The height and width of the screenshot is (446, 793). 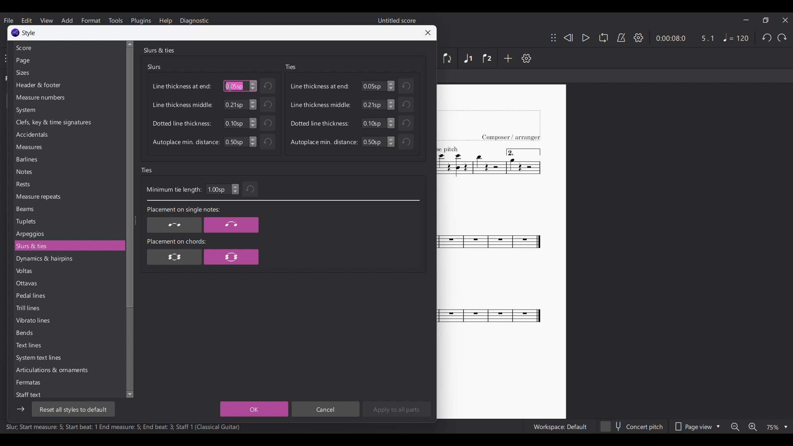 I want to click on Placement on single notes, so click(x=183, y=210).